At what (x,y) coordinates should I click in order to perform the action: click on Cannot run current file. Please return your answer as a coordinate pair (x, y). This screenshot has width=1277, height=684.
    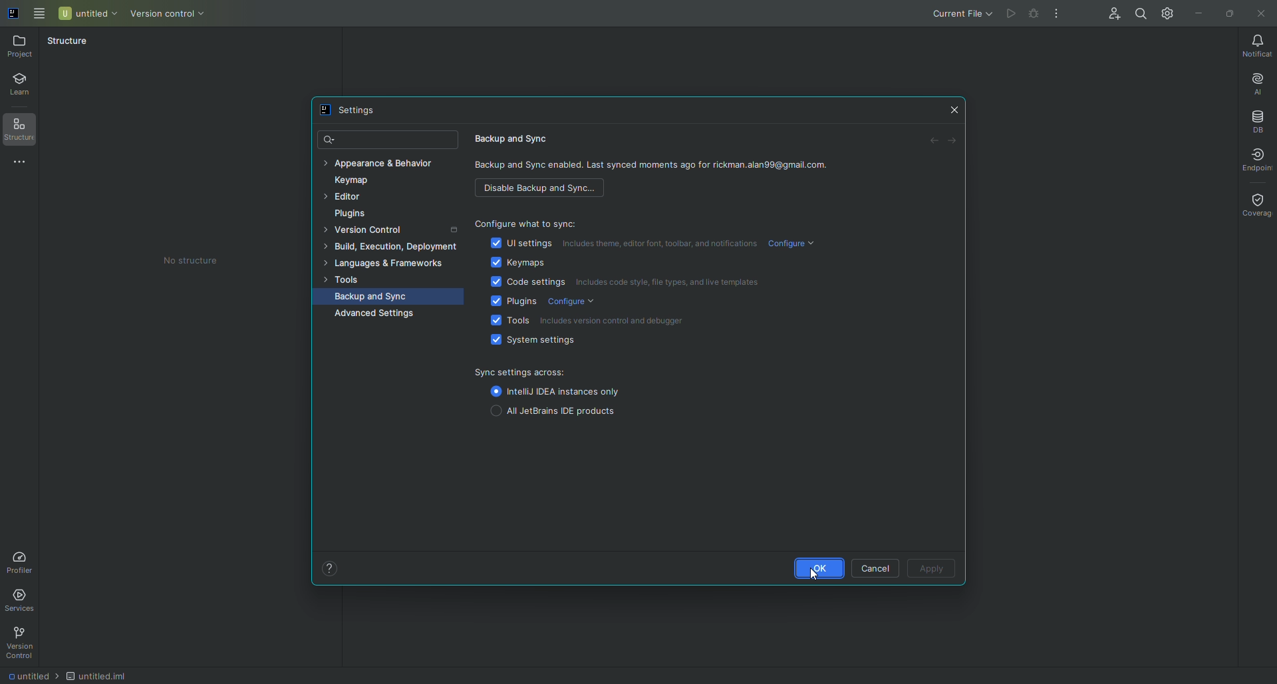
    Looking at the image, I should click on (1012, 14).